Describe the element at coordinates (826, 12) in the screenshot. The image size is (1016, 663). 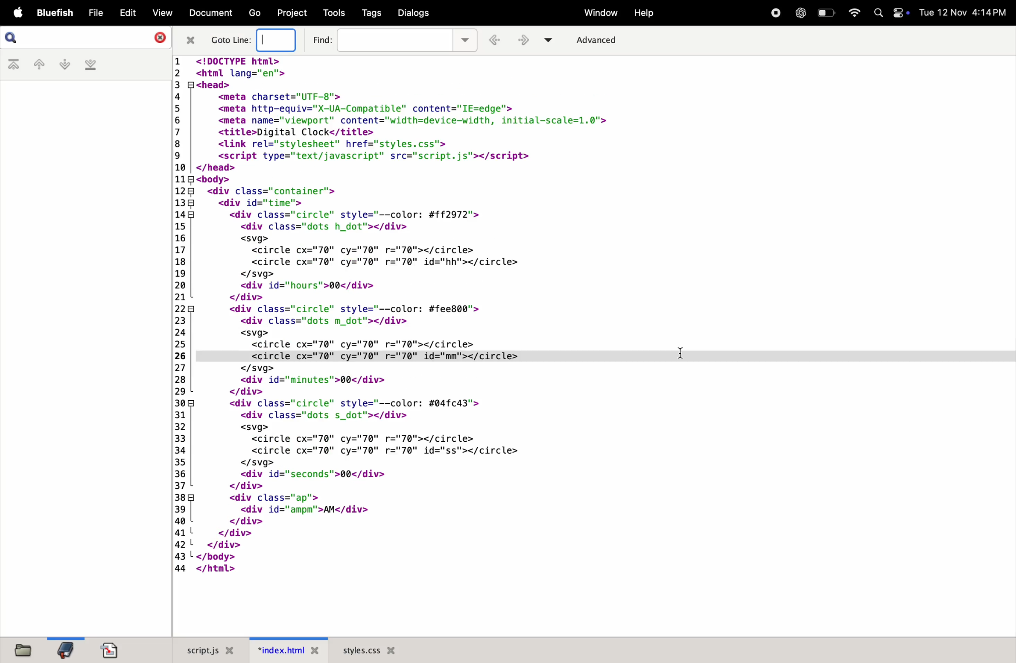
I see `battery` at that location.